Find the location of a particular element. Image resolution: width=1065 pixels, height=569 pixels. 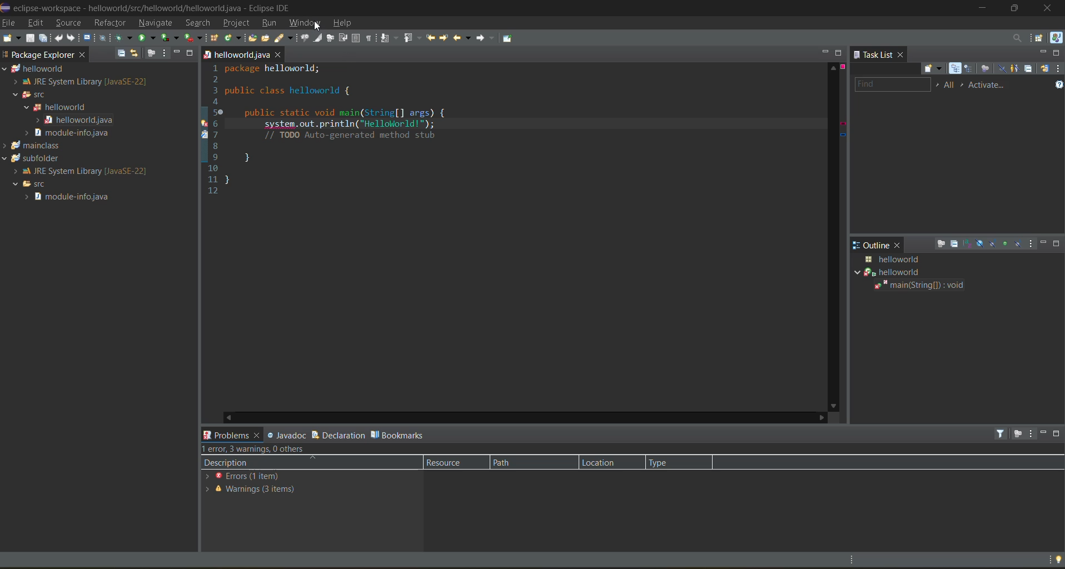

run last tool is located at coordinates (195, 38).